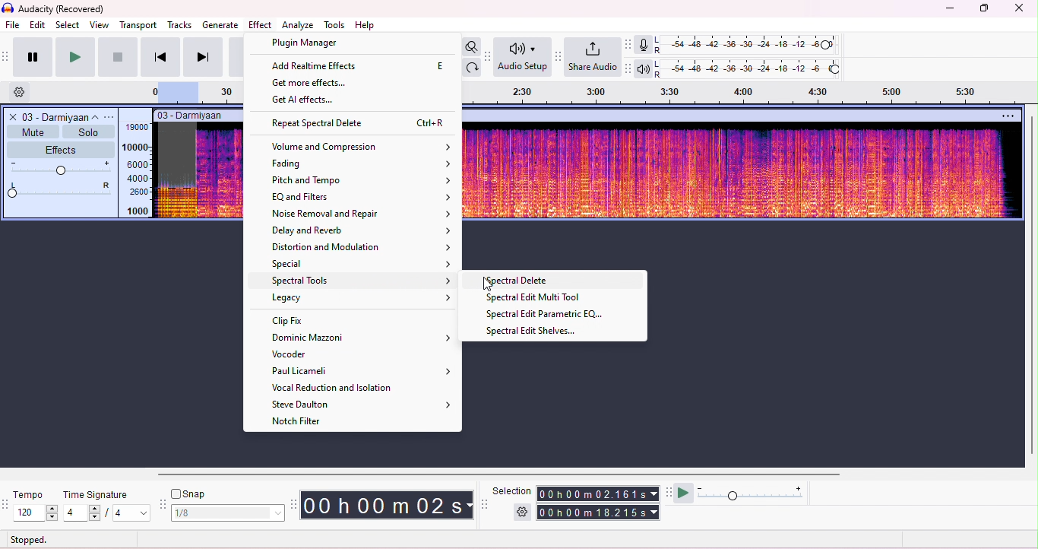  I want to click on next, so click(203, 57).